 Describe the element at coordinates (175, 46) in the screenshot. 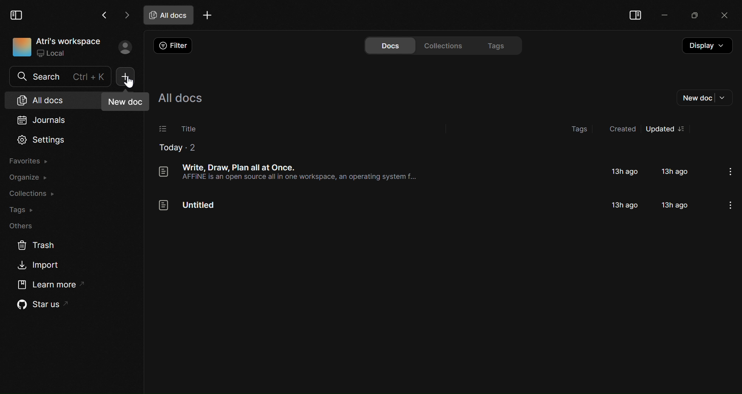

I see `Filter` at that location.